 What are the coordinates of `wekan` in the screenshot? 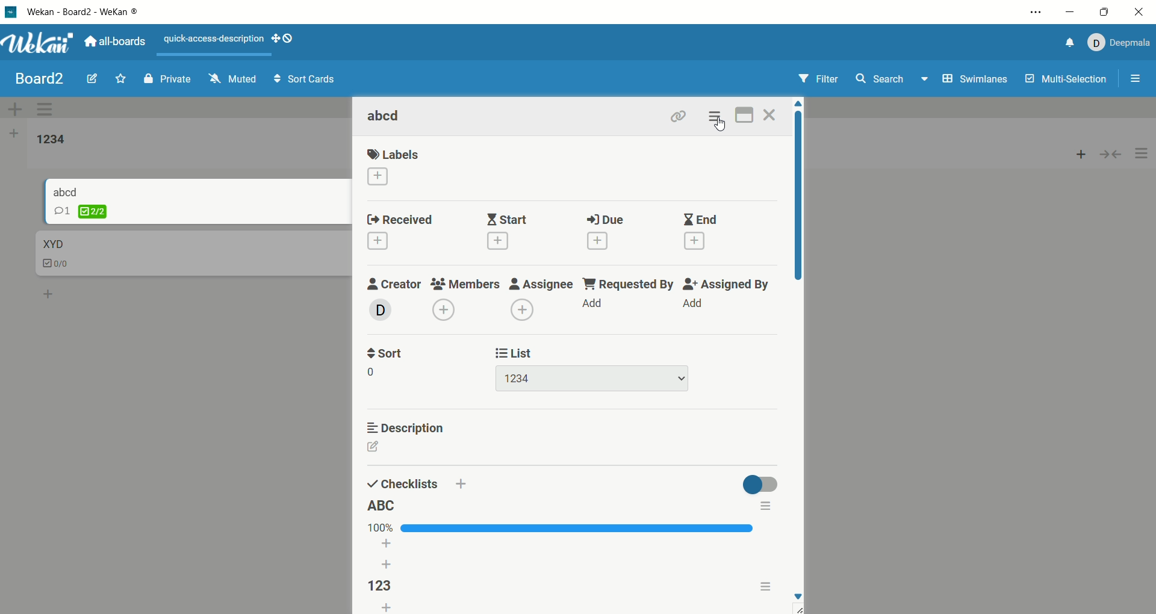 It's located at (40, 43).